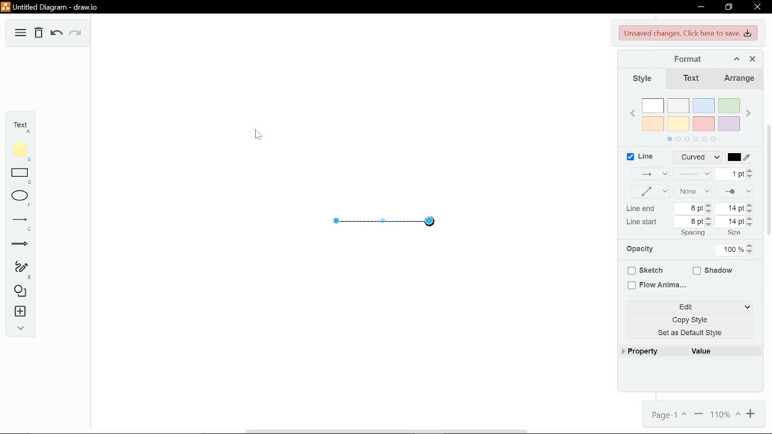 This screenshot has height=434, width=772. I want to click on Set as default style, so click(689, 333).